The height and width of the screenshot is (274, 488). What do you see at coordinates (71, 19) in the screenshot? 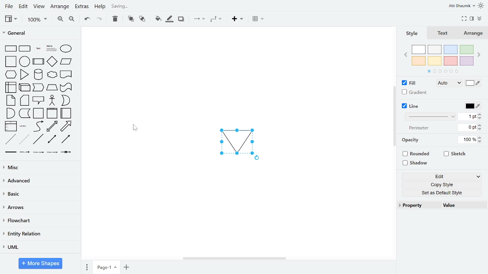
I see `zoom out` at bounding box center [71, 19].